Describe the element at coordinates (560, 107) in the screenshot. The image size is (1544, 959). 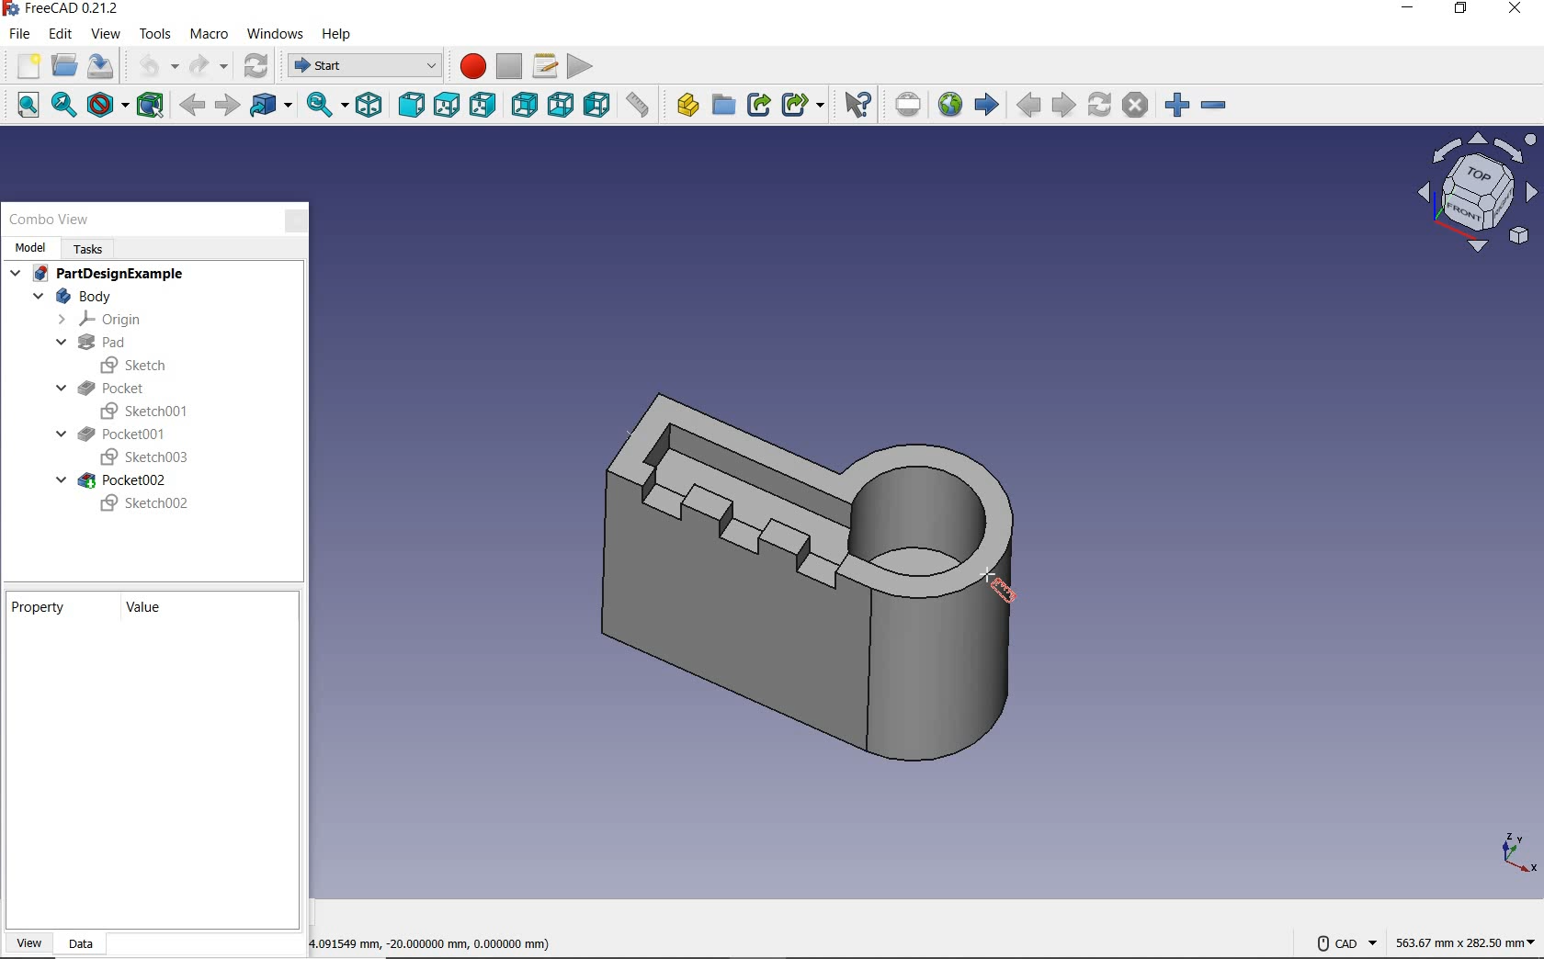
I see `bottom` at that location.